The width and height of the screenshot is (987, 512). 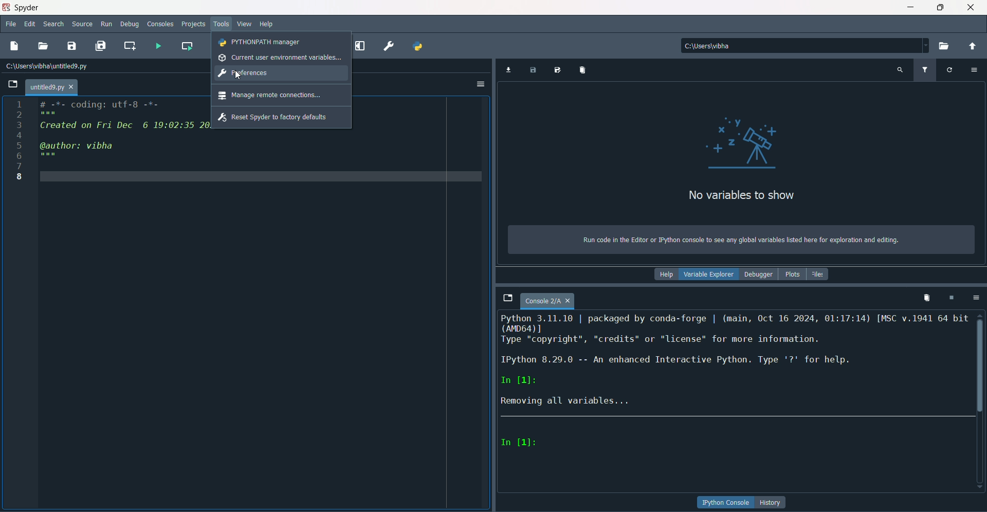 I want to click on help, so click(x=665, y=275).